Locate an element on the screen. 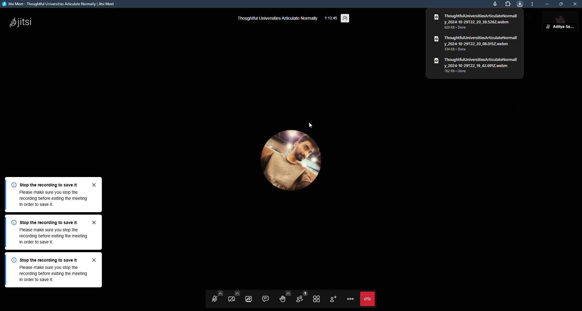 This screenshot has width=582, height=311. more actions is located at coordinates (350, 298).